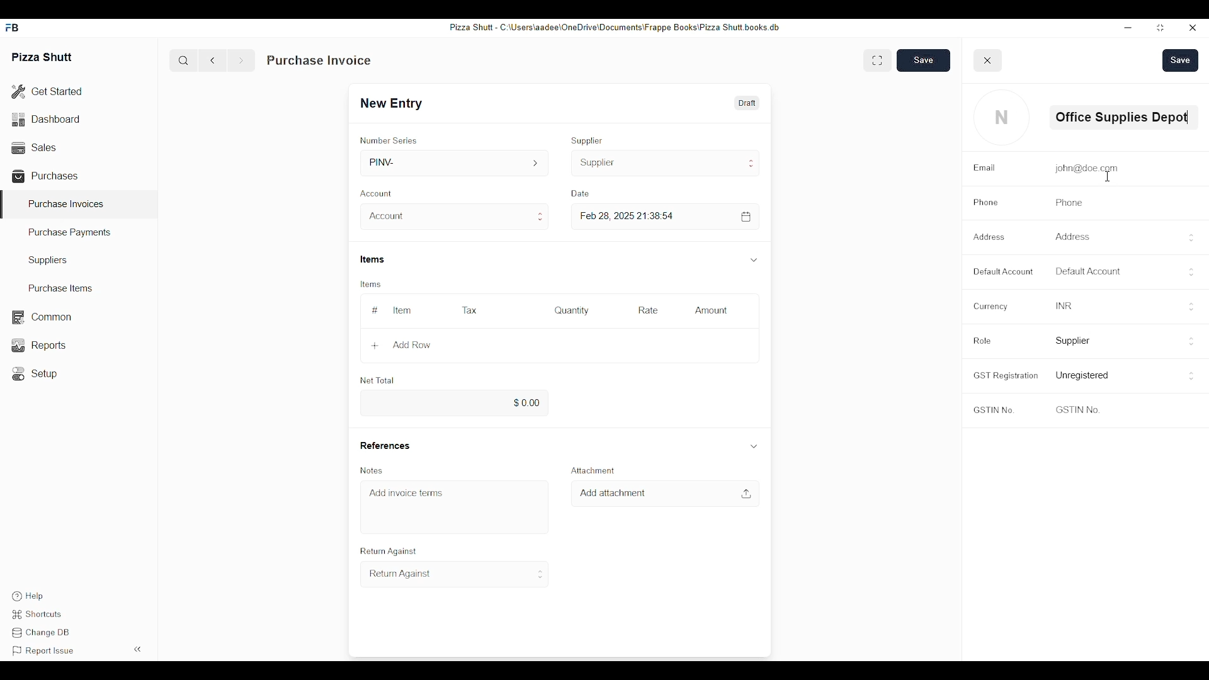 This screenshot has width=1209, height=680. What do you see at coordinates (387, 552) in the screenshot?
I see `Return Against` at bounding box center [387, 552].